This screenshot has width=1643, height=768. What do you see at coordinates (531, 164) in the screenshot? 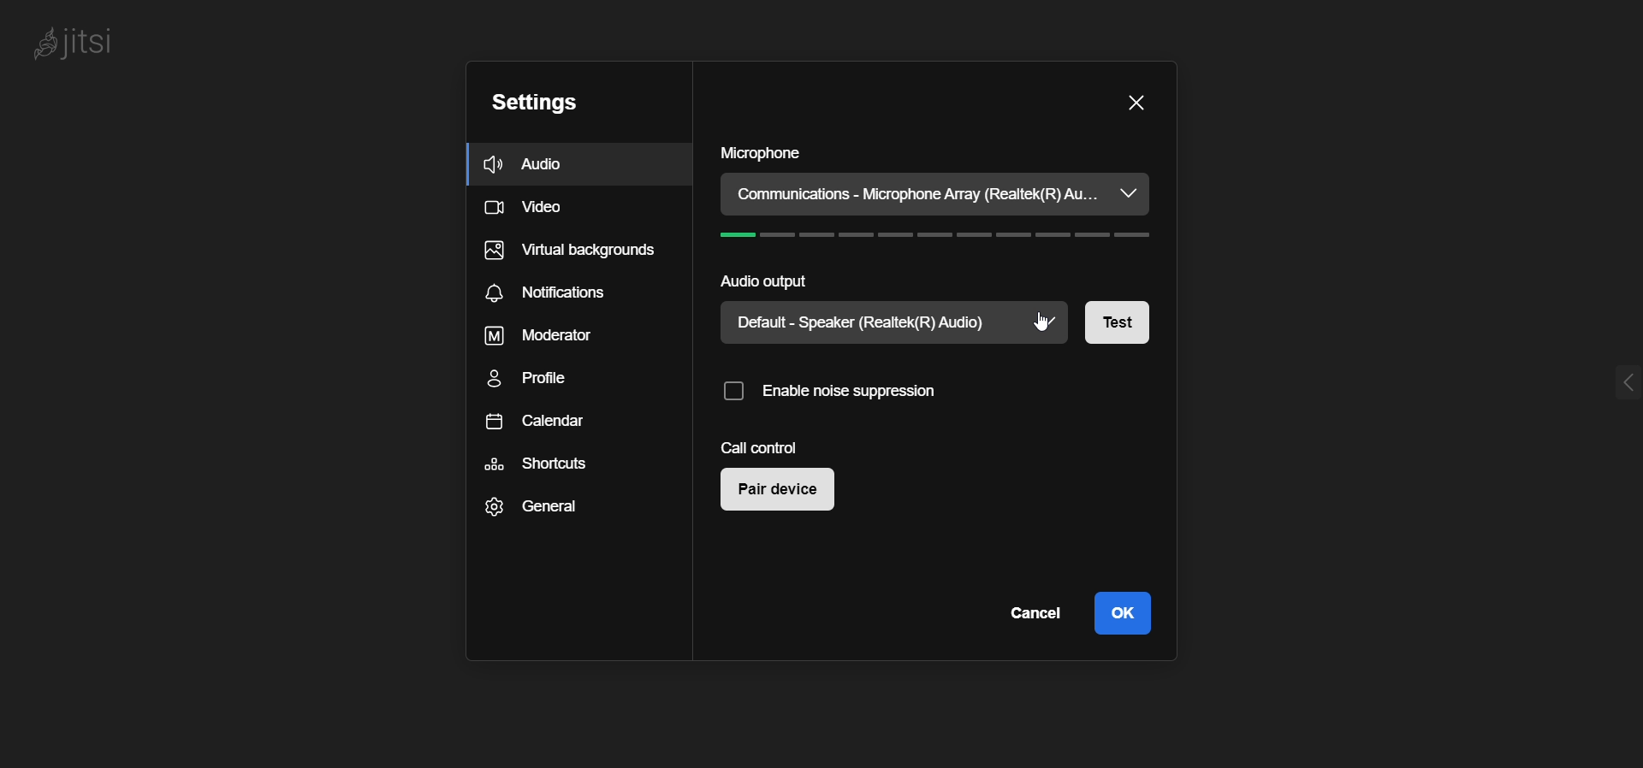
I see `audio` at bounding box center [531, 164].